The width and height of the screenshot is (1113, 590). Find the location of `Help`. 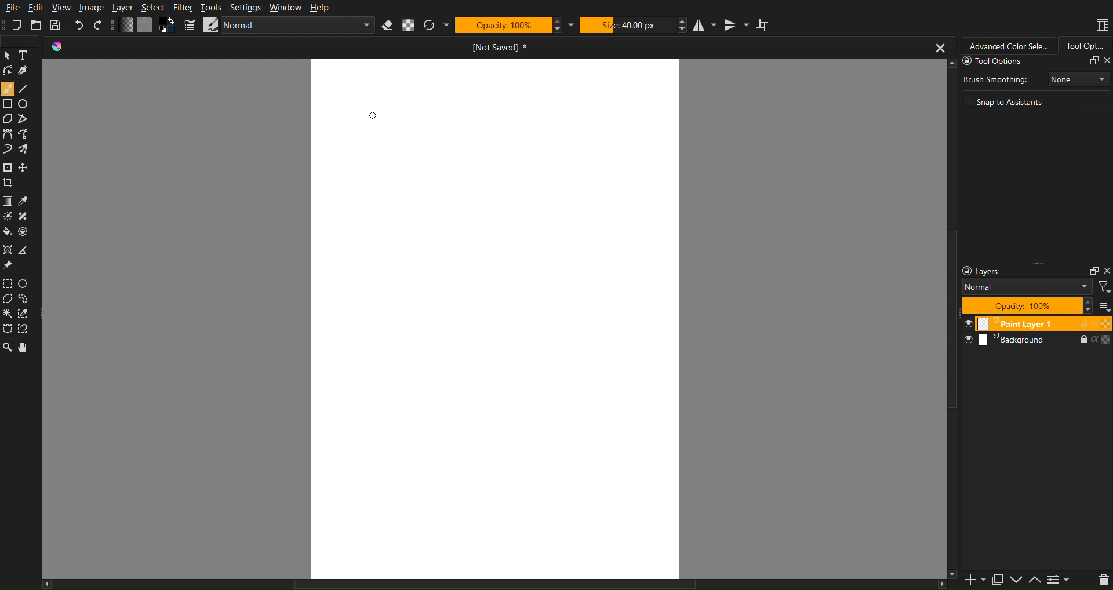

Help is located at coordinates (320, 7).